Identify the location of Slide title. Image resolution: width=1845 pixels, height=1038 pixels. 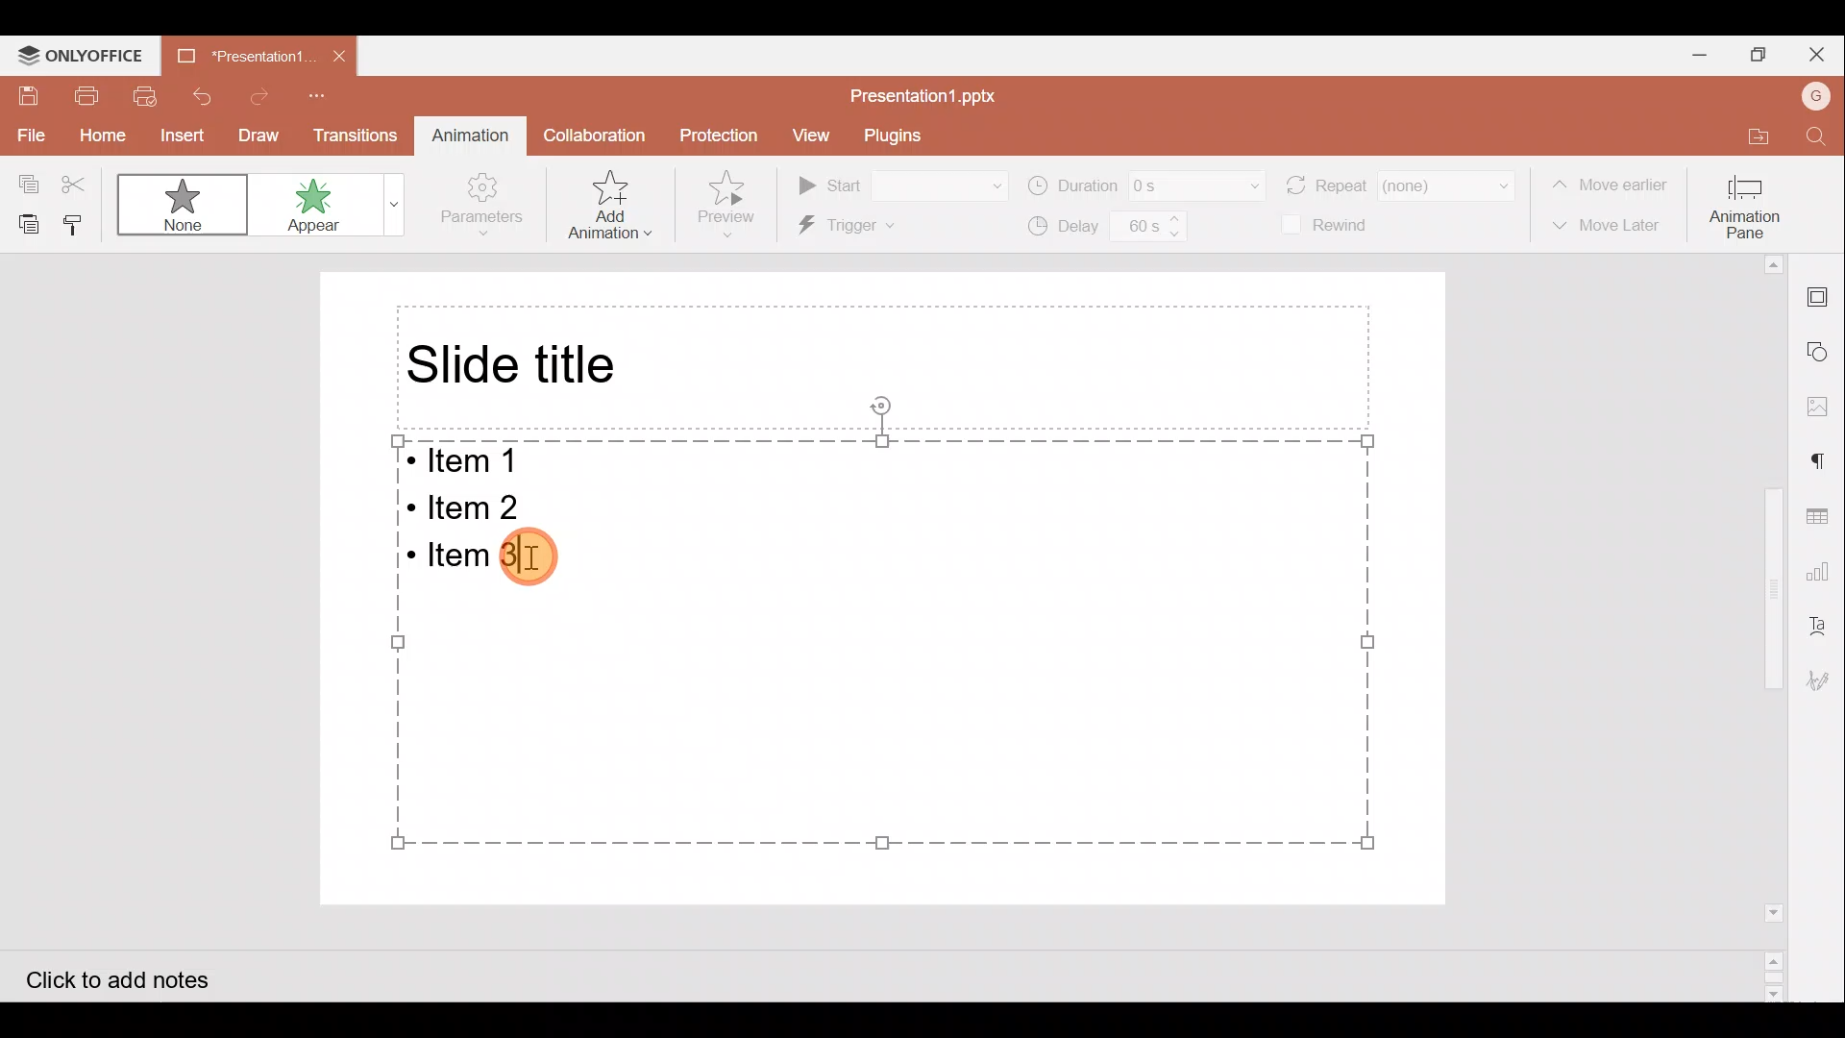
(518, 364).